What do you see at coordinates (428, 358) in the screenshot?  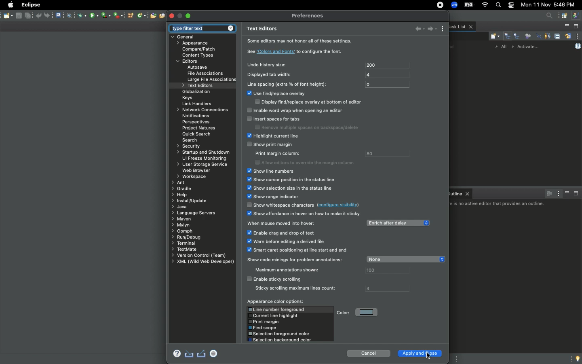 I see `Cursor` at bounding box center [428, 358].